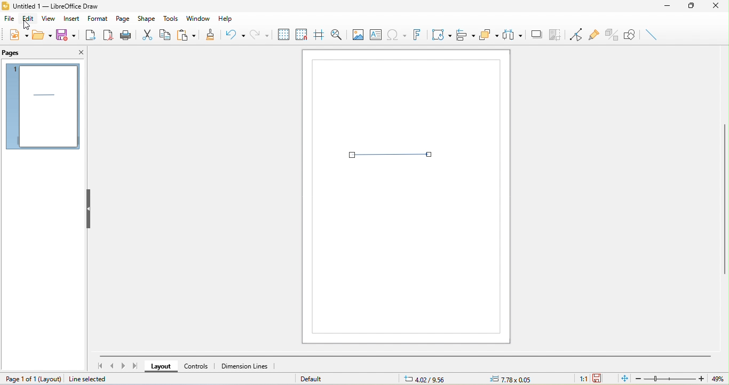 This screenshot has height=385, width=729. Describe the element at coordinates (10, 18) in the screenshot. I see `file` at that location.